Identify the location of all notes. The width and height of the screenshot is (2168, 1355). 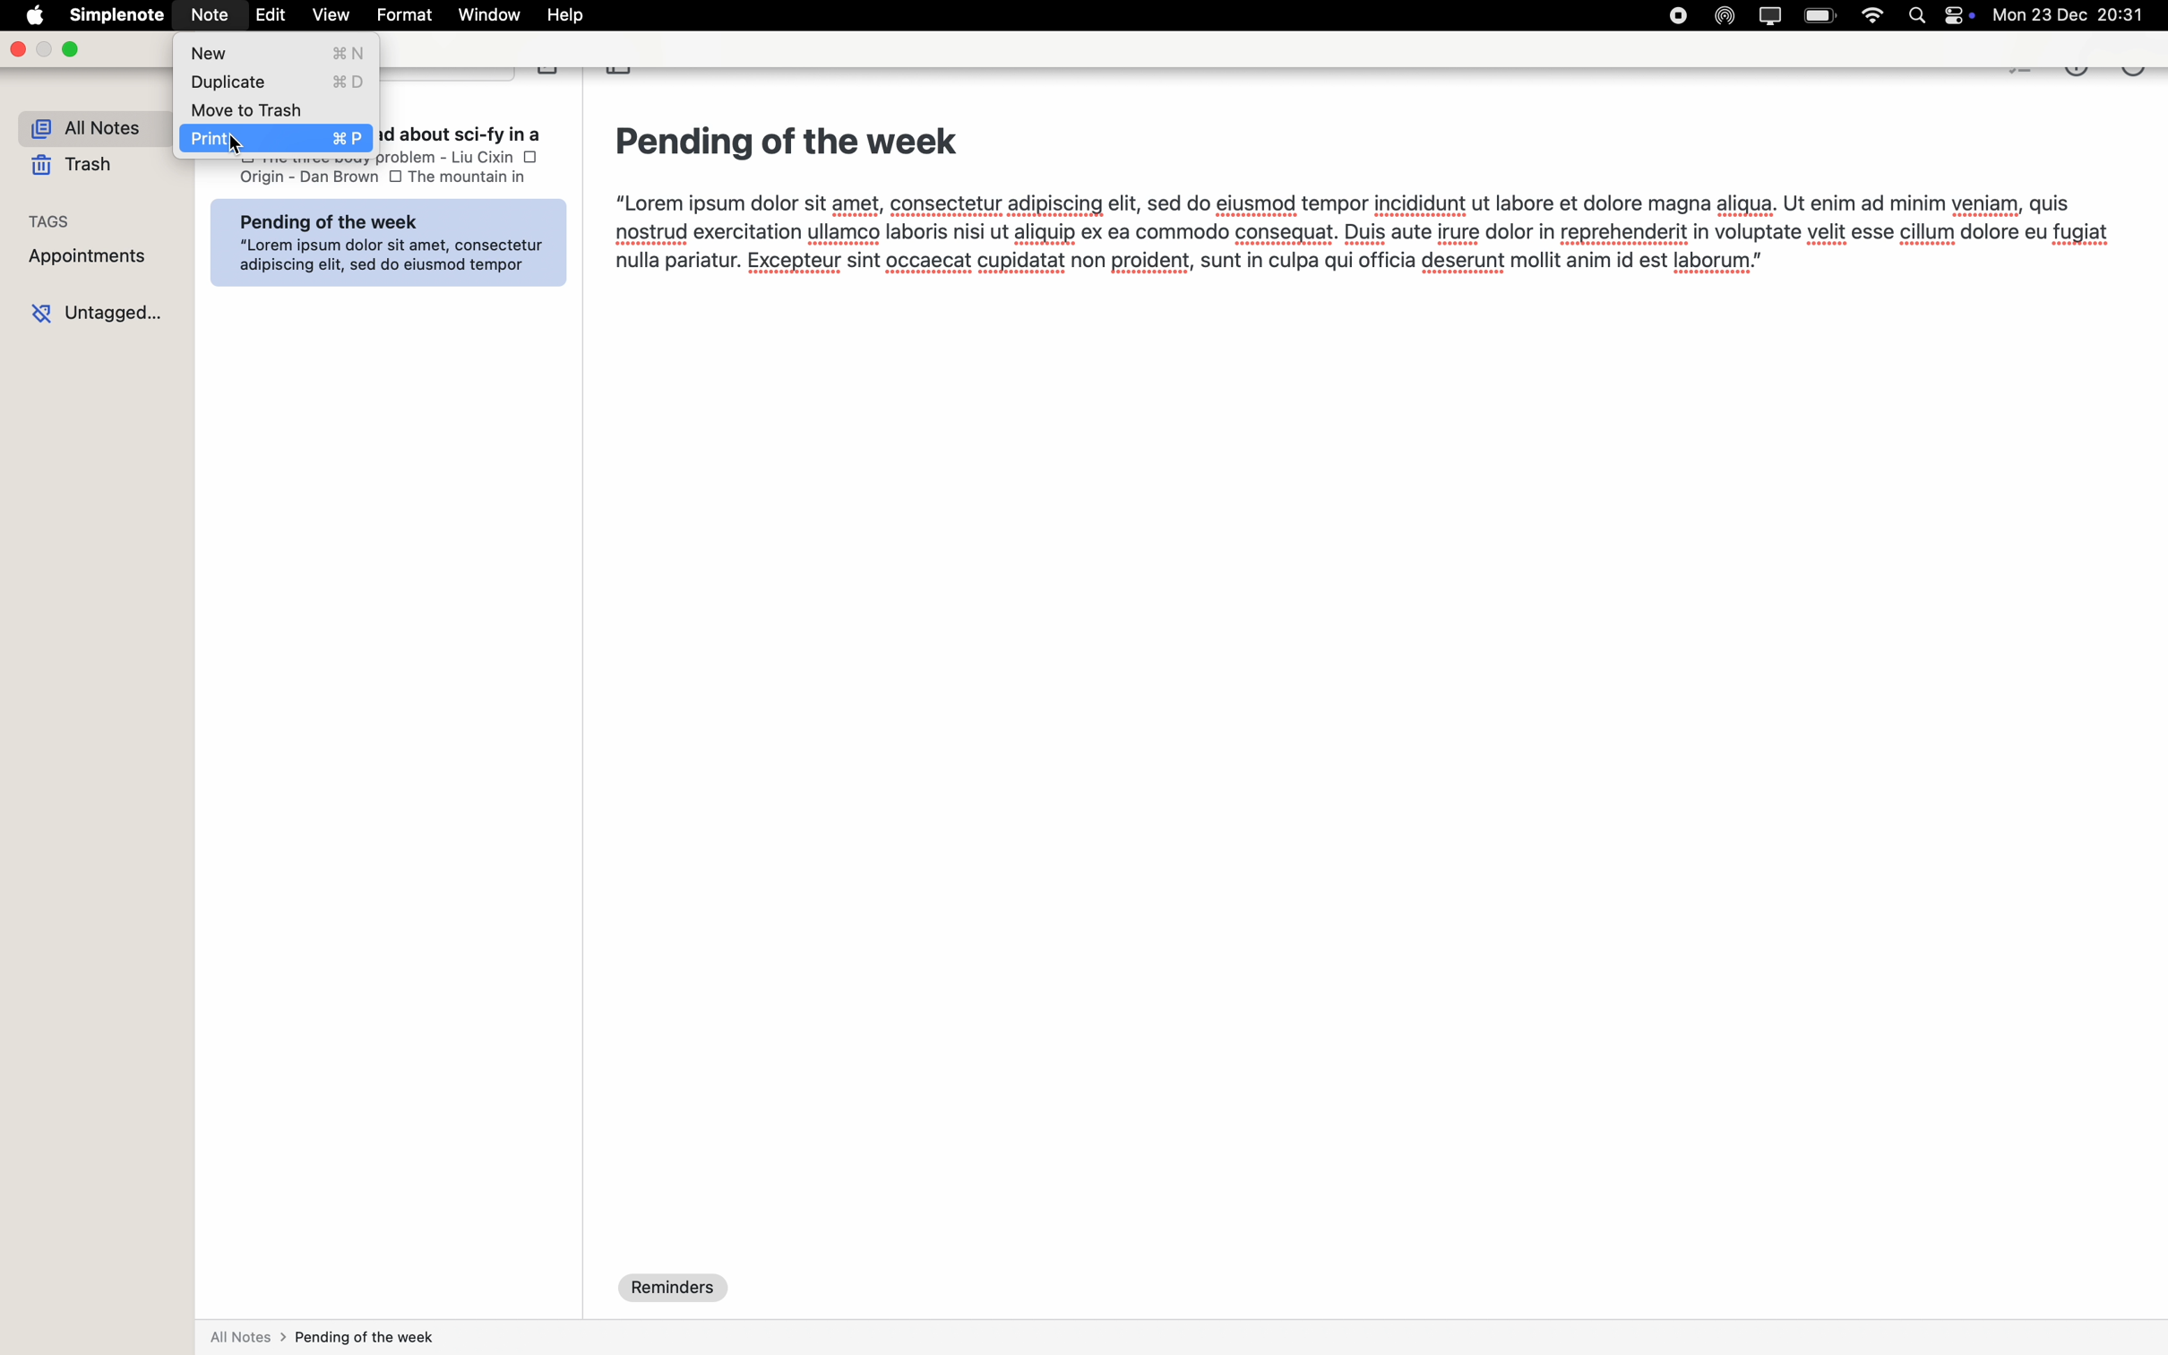
(95, 128).